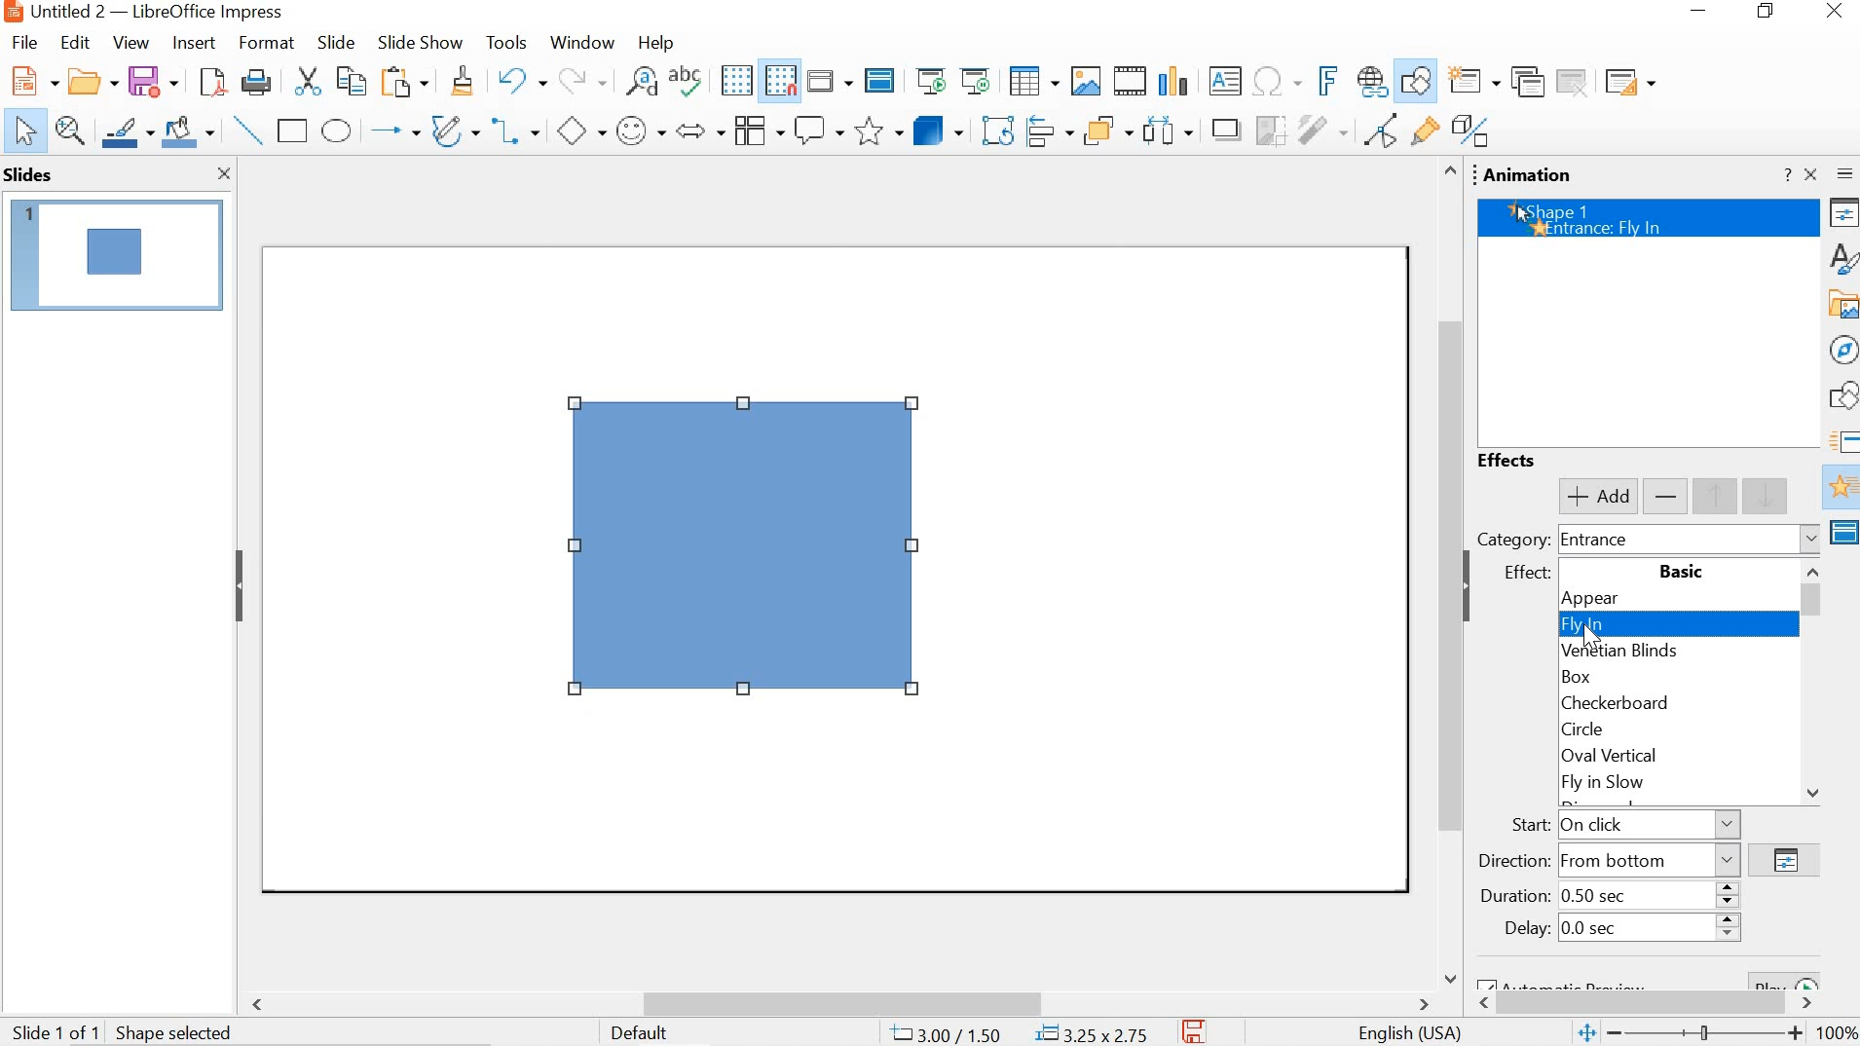 The width and height of the screenshot is (1860, 1046). What do you see at coordinates (1597, 496) in the screenshot?
I see `add` at bounding box center [1597, 496].